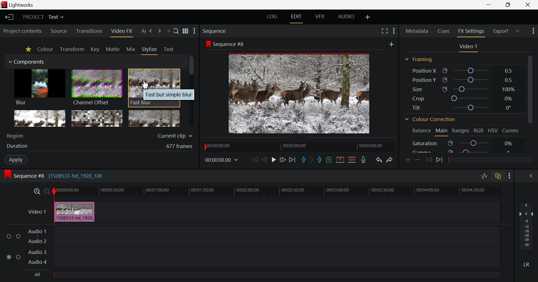 The width and height of the screenshot is (538, 282). I want to click on All, so click(36, 274).